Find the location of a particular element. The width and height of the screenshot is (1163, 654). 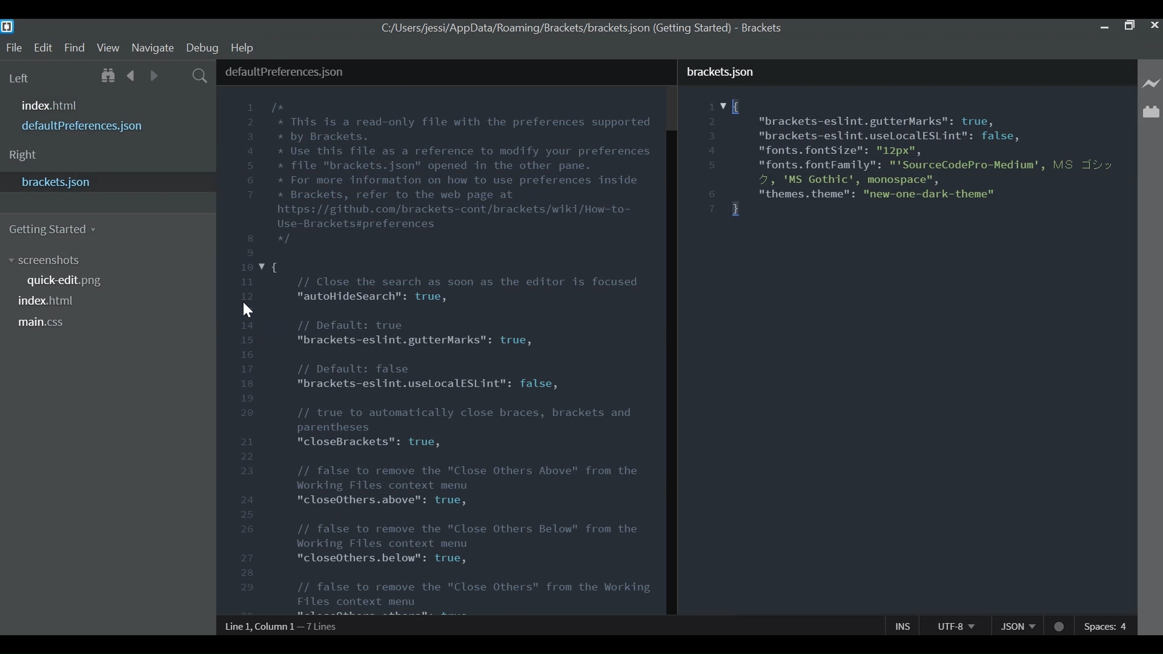

Select File Type - JSON is located at coordinates (1017, 625).